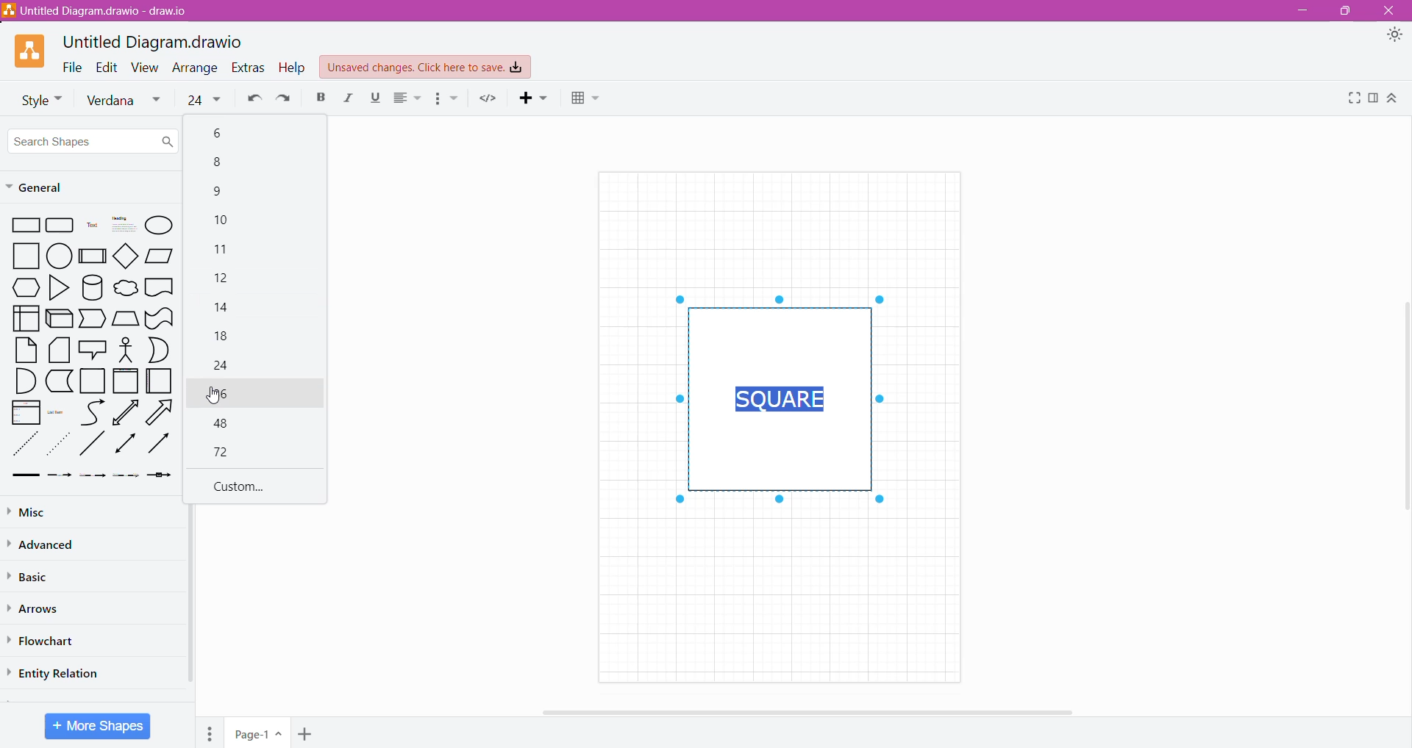 This screenshot has width=1412, height=748. Describe the element at coordinates (59, 350) in the screenshot. I see `Stacked Papers` at that location.